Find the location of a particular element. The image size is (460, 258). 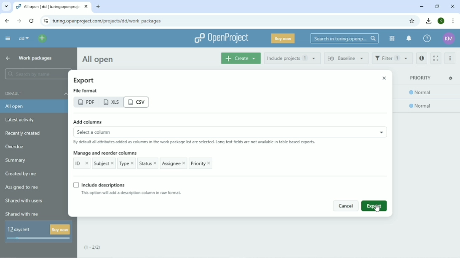

Shared with users is located at coordinates (24, 202).